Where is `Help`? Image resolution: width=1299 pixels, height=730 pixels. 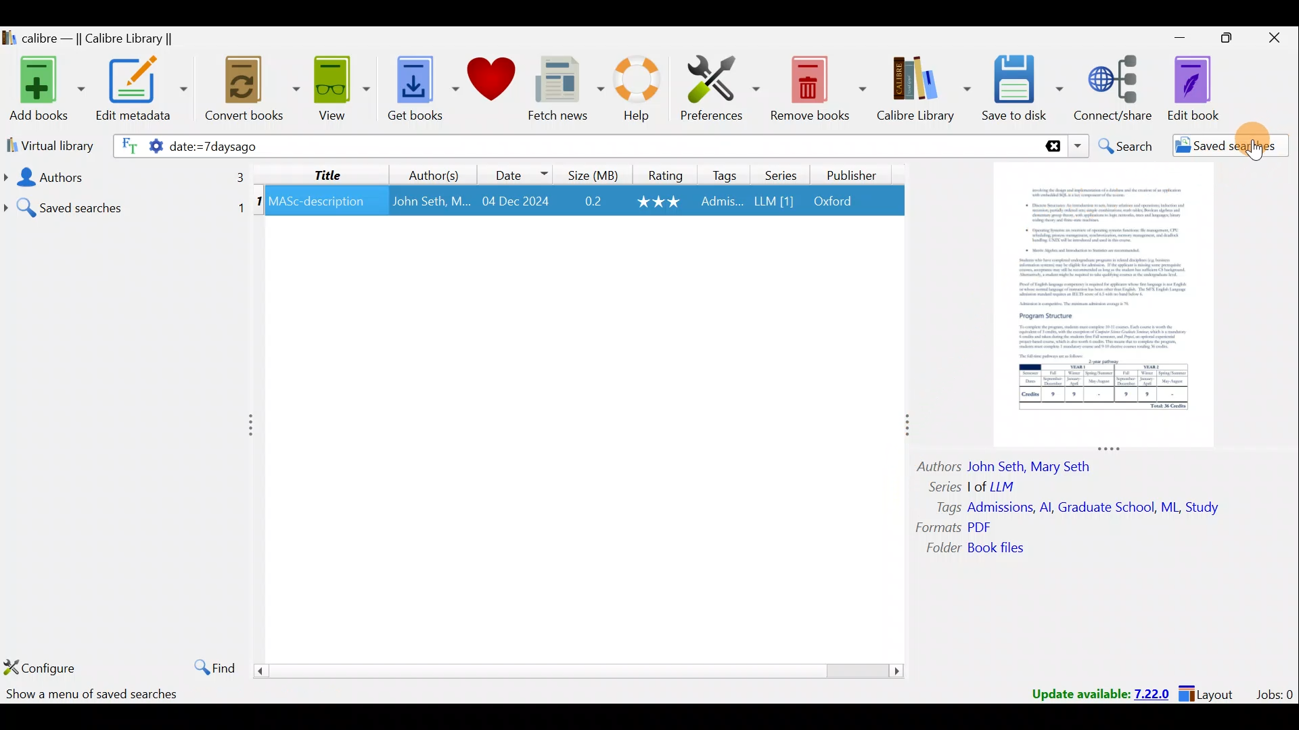 Help is located at coordinates (643, 91).